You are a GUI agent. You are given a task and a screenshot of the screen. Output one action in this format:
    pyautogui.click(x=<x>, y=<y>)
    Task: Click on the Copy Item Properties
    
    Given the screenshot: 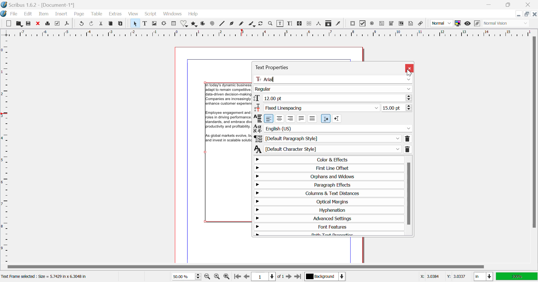 What is the action you would take?
    pyautogui.click(x=328, y=23)
    